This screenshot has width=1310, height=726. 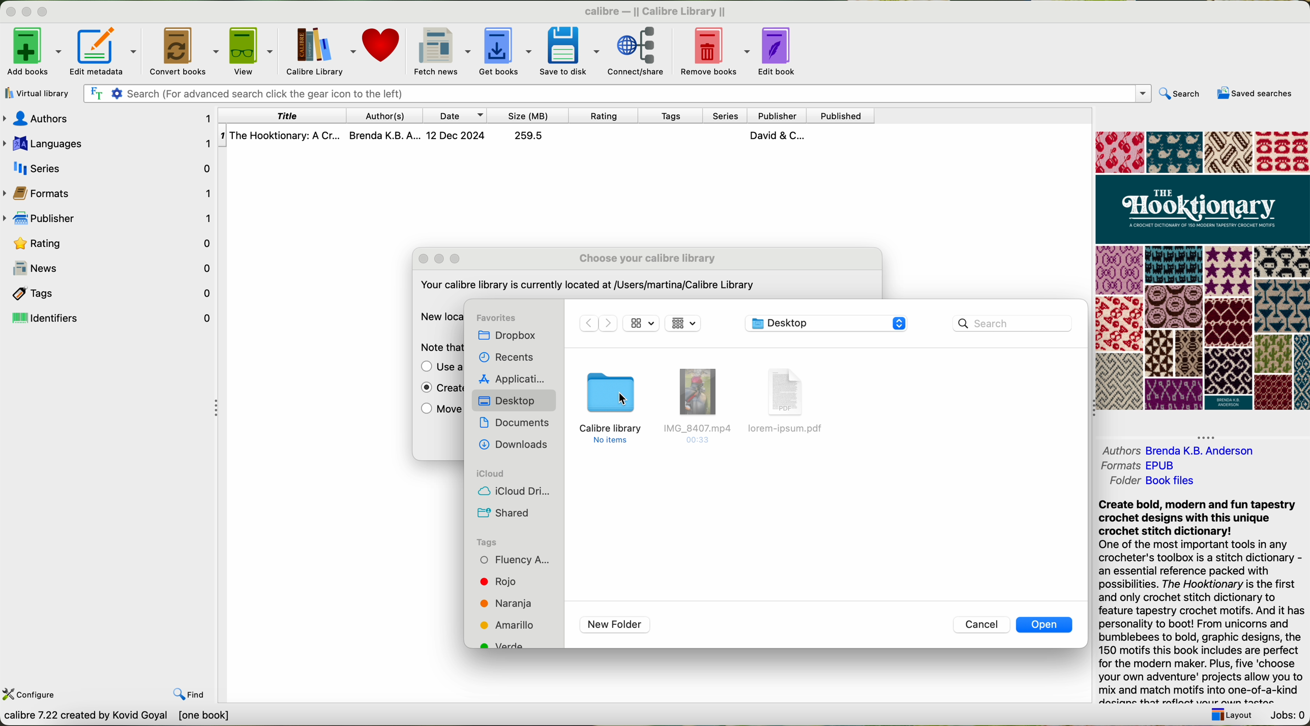 What do you see at coordinates (32, 53) in the screenshot?
I see `add books` at bounding box center [32, 53].